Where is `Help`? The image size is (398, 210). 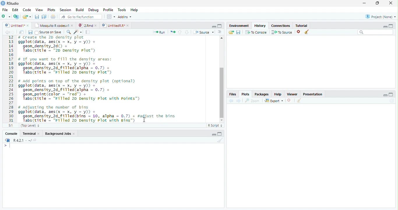
Help is located at coordinates (134, 10).